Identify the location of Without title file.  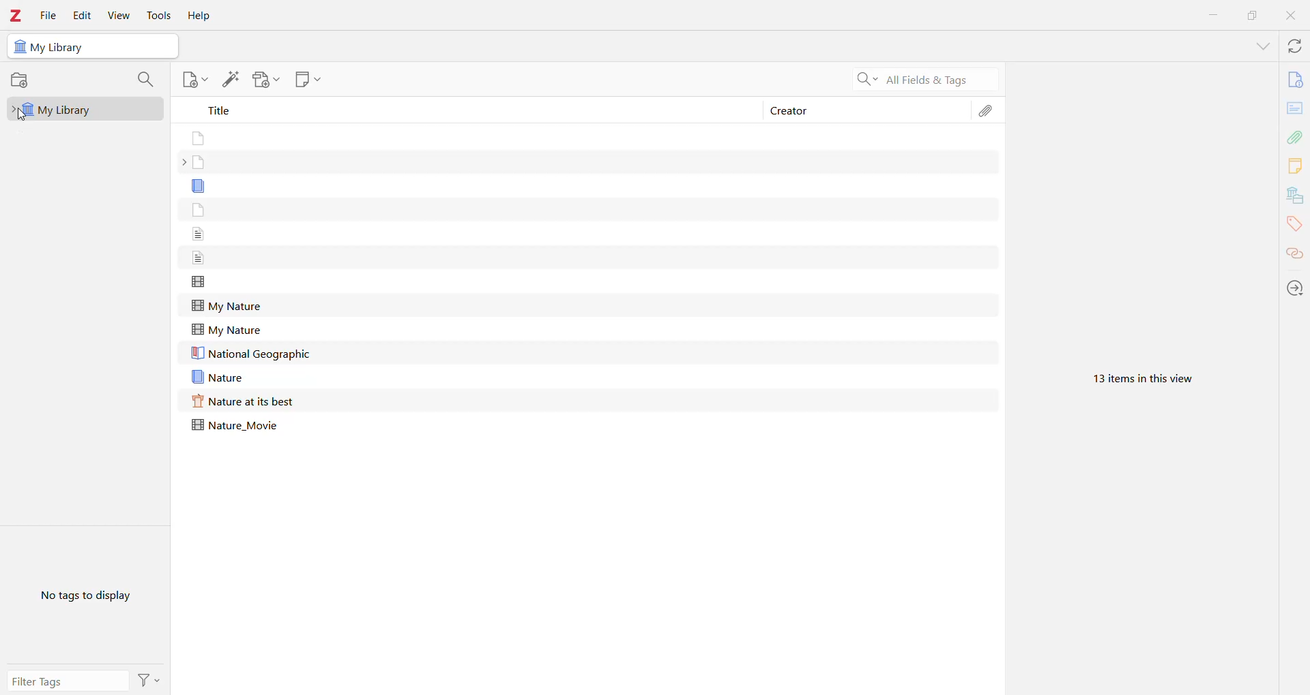
(206, 185).